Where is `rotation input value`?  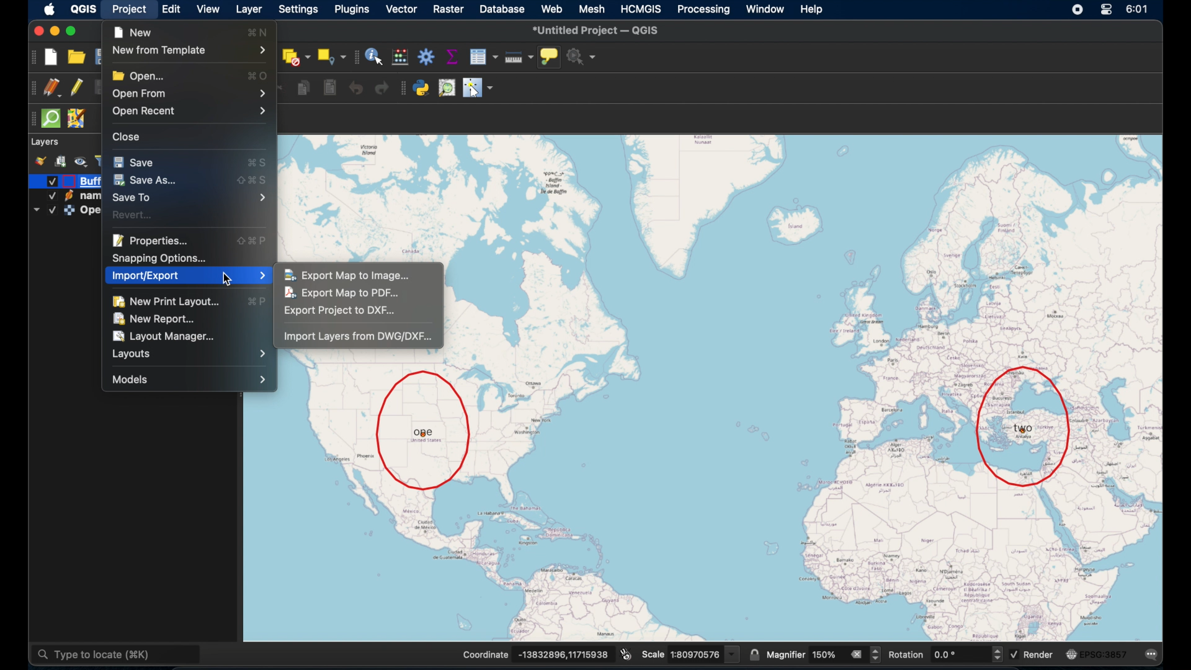
rotation input value is located at coordinates (958, 655).